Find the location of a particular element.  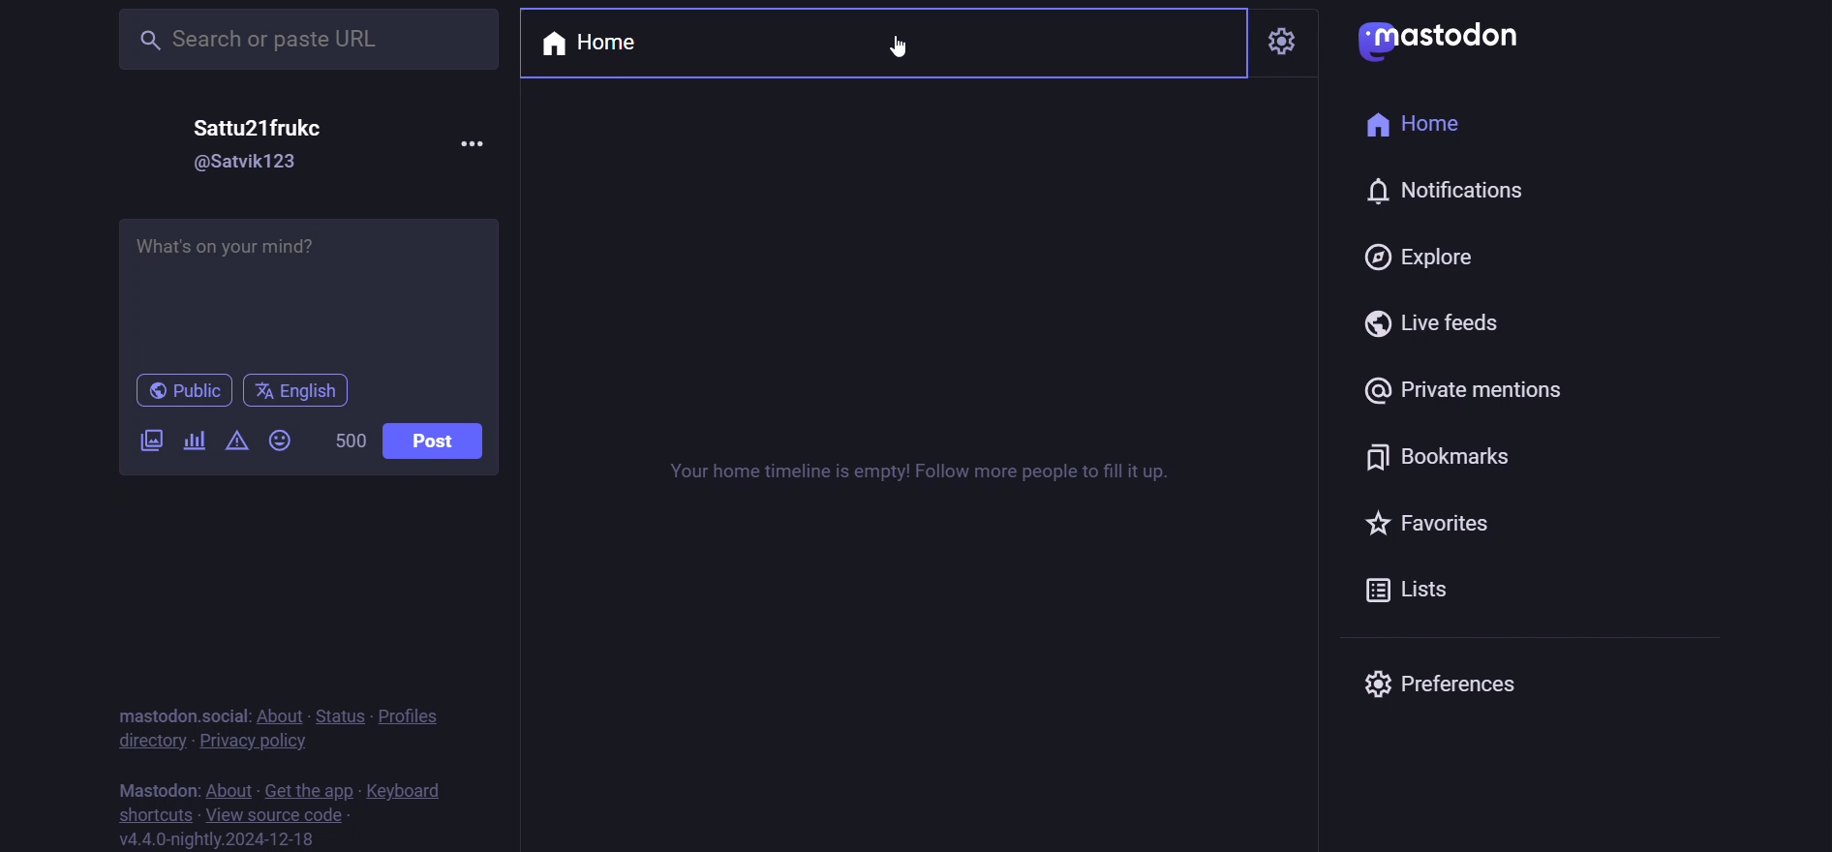

privacy policy is located at coordinates (254, 740).